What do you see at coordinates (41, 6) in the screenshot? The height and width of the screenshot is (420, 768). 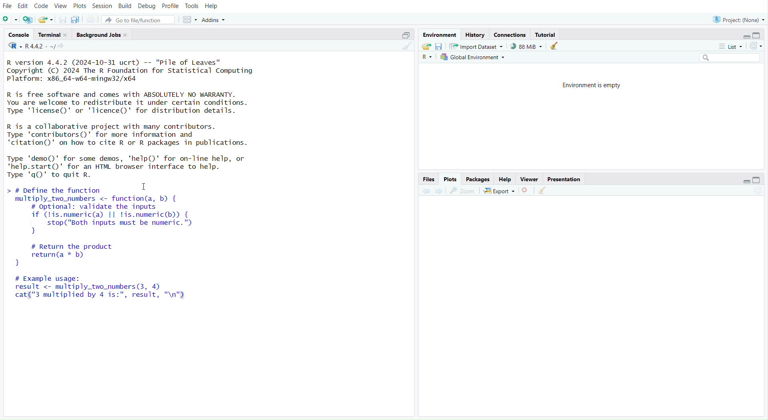 I see `Code` at bounding box center [41, 6].